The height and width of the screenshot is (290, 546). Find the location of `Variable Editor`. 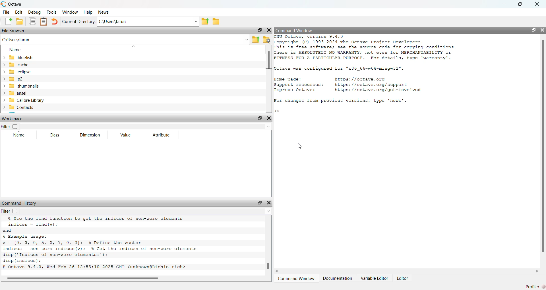

Variable Editor is located at coordinates (374, 279).